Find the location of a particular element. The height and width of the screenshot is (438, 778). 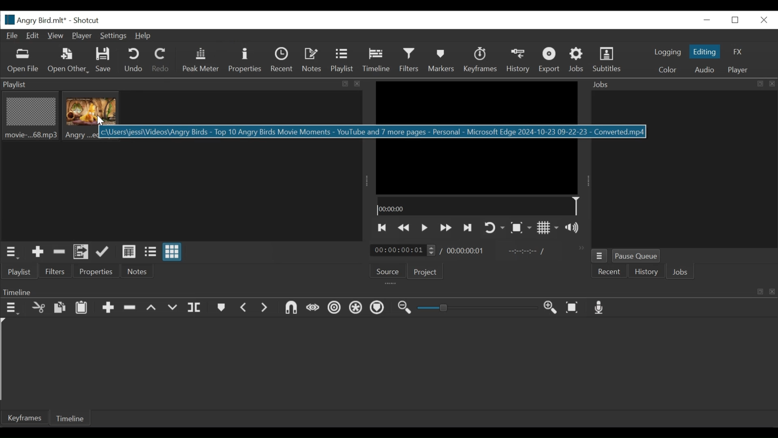

Cut is located at coordinates (38, 308).